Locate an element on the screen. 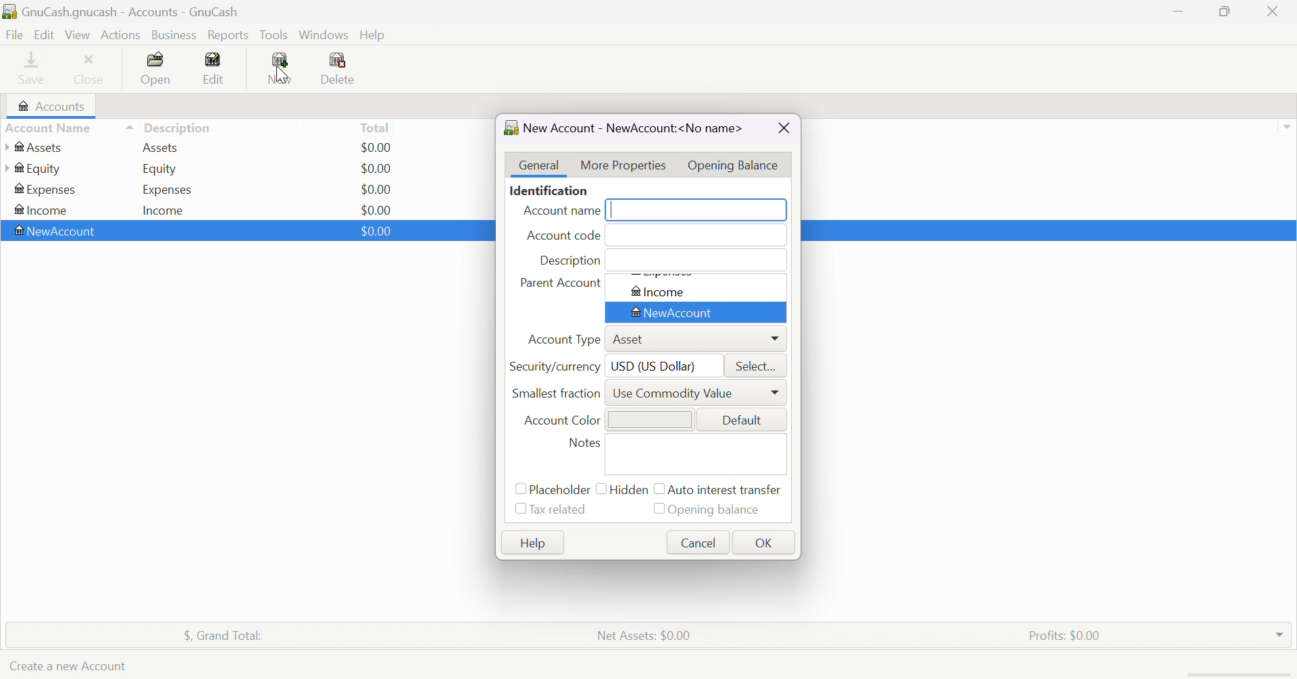  GnuCash.gnucash - Accounts - GnuCash is located at coordinates (125, 12).